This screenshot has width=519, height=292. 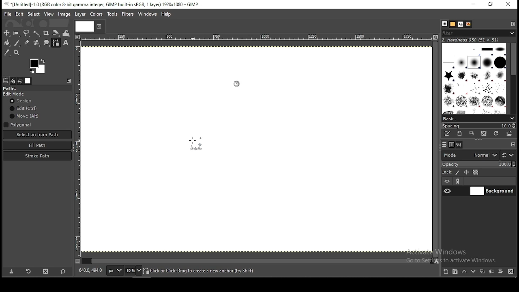 What do you see at coordinates (36, 66) in the screenshot?
I see `colors` at bounding box center [36, 66].